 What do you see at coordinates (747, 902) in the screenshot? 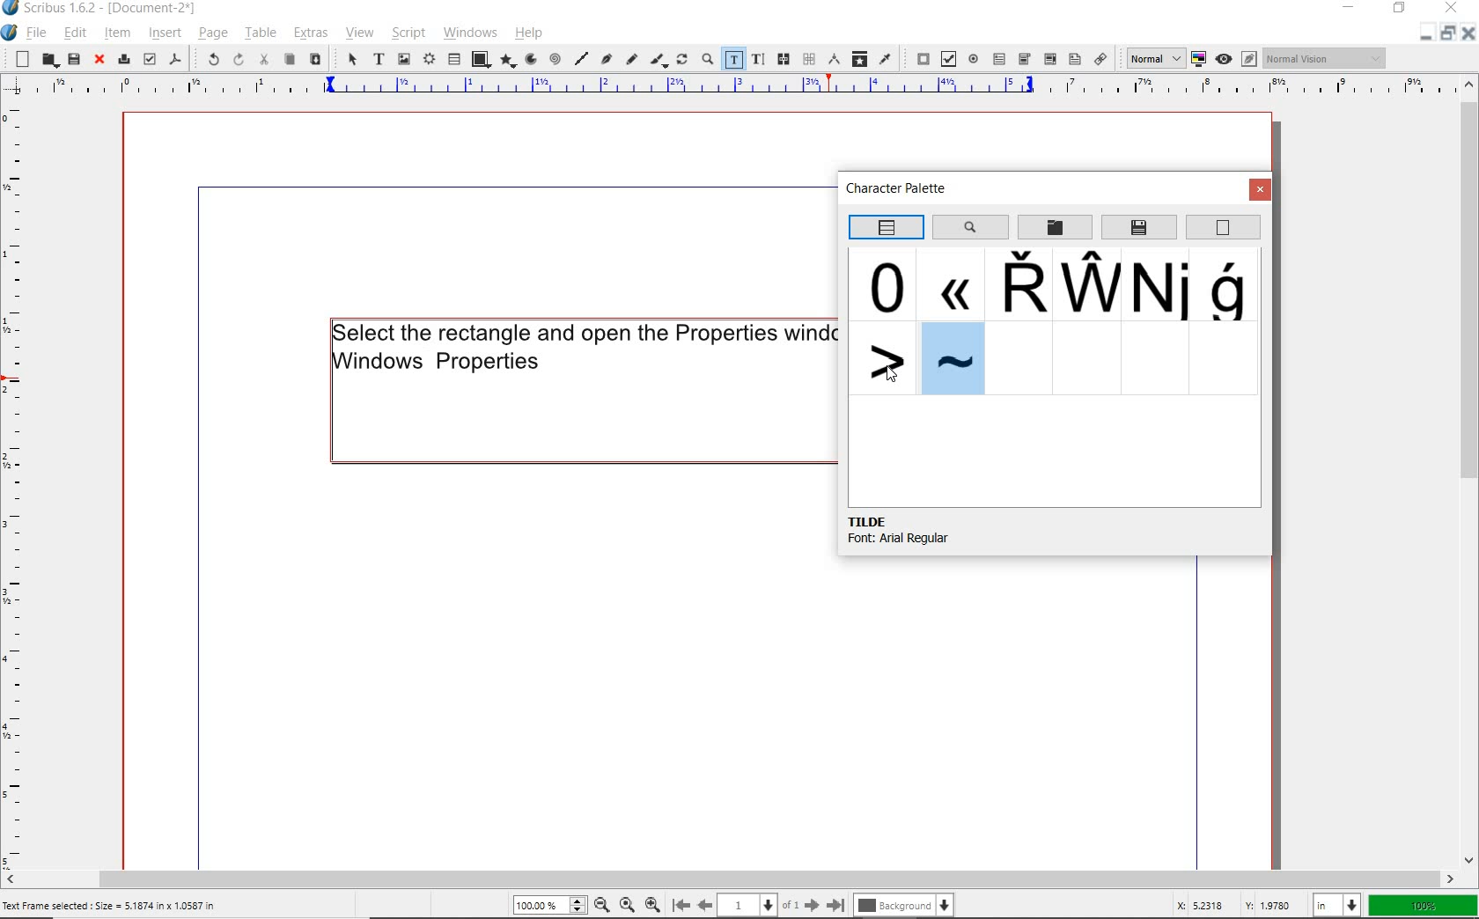
I see `1` at bounding box center [747, 902].